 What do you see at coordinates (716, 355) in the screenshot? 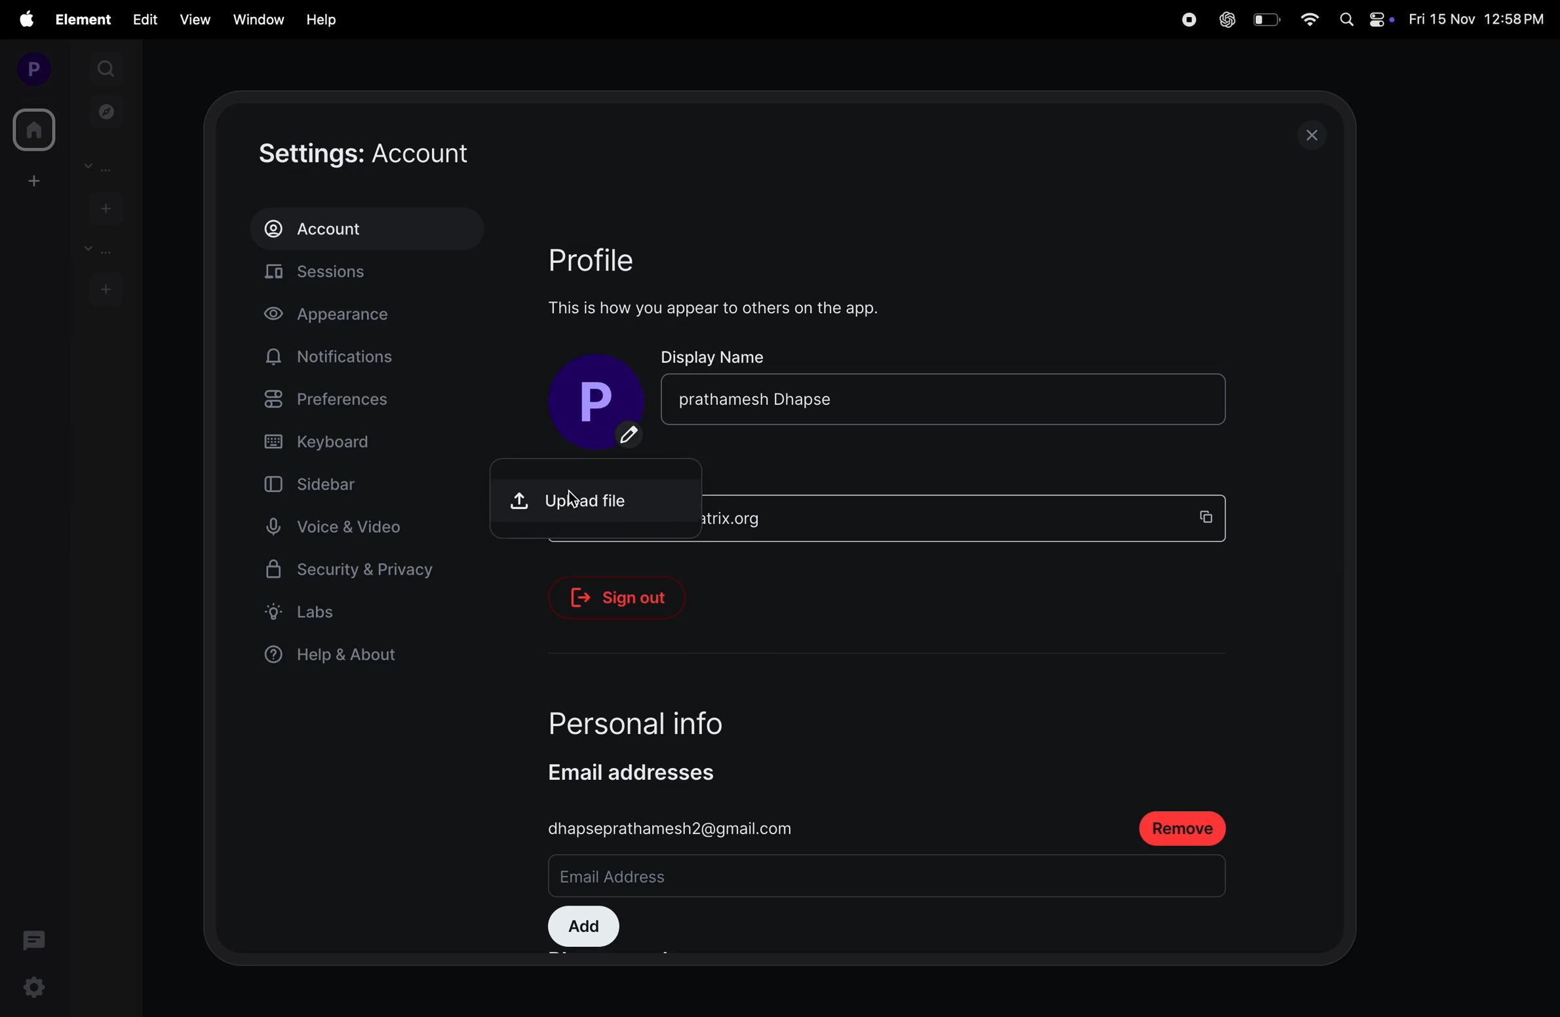
I see `Display name` at bounding box center [716, 355].